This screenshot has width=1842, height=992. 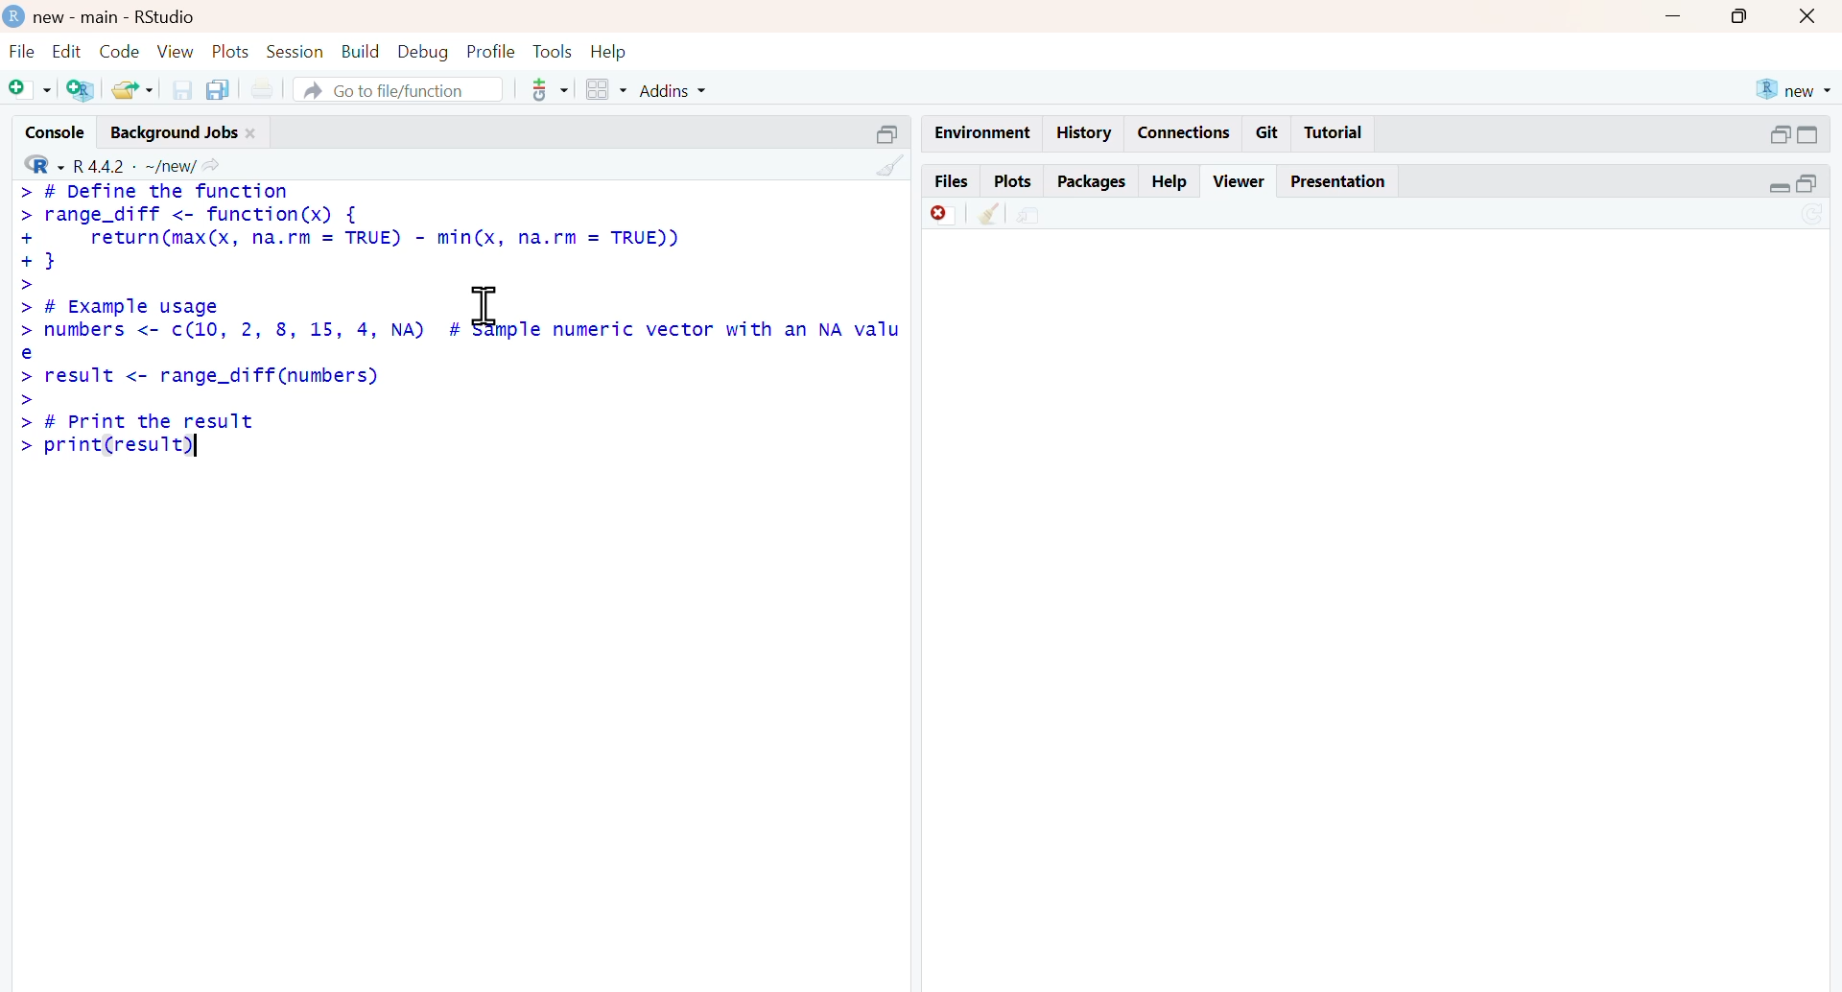 What do you see at coordinates (1012, 182) in the screenshot?
I see `plots` at bounding box center [1012, 182].